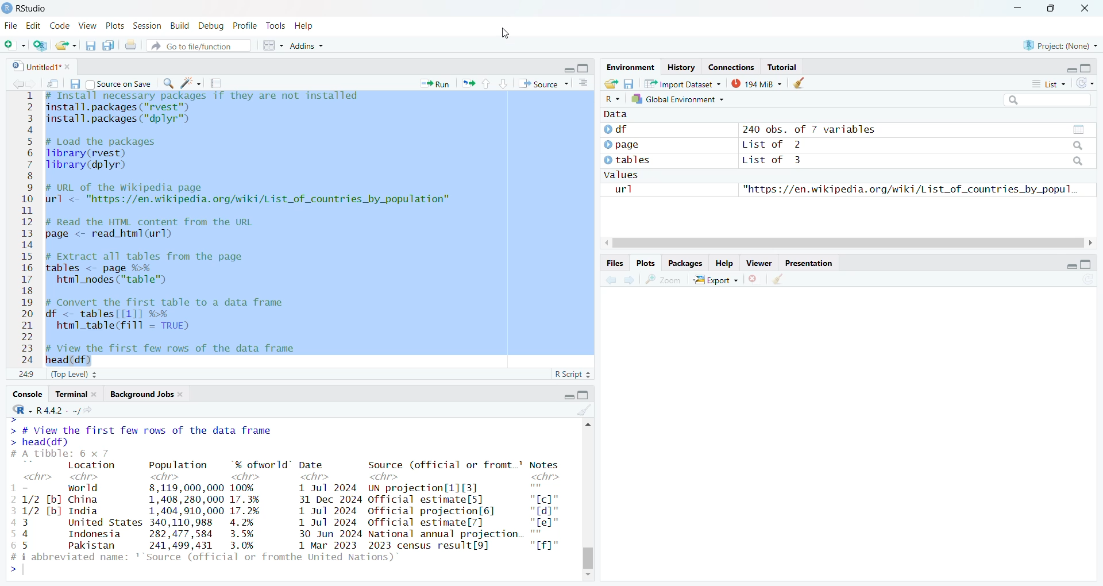 The width and height of the screenshot is (1103, 586). I want to click on back, so click(19, 84).